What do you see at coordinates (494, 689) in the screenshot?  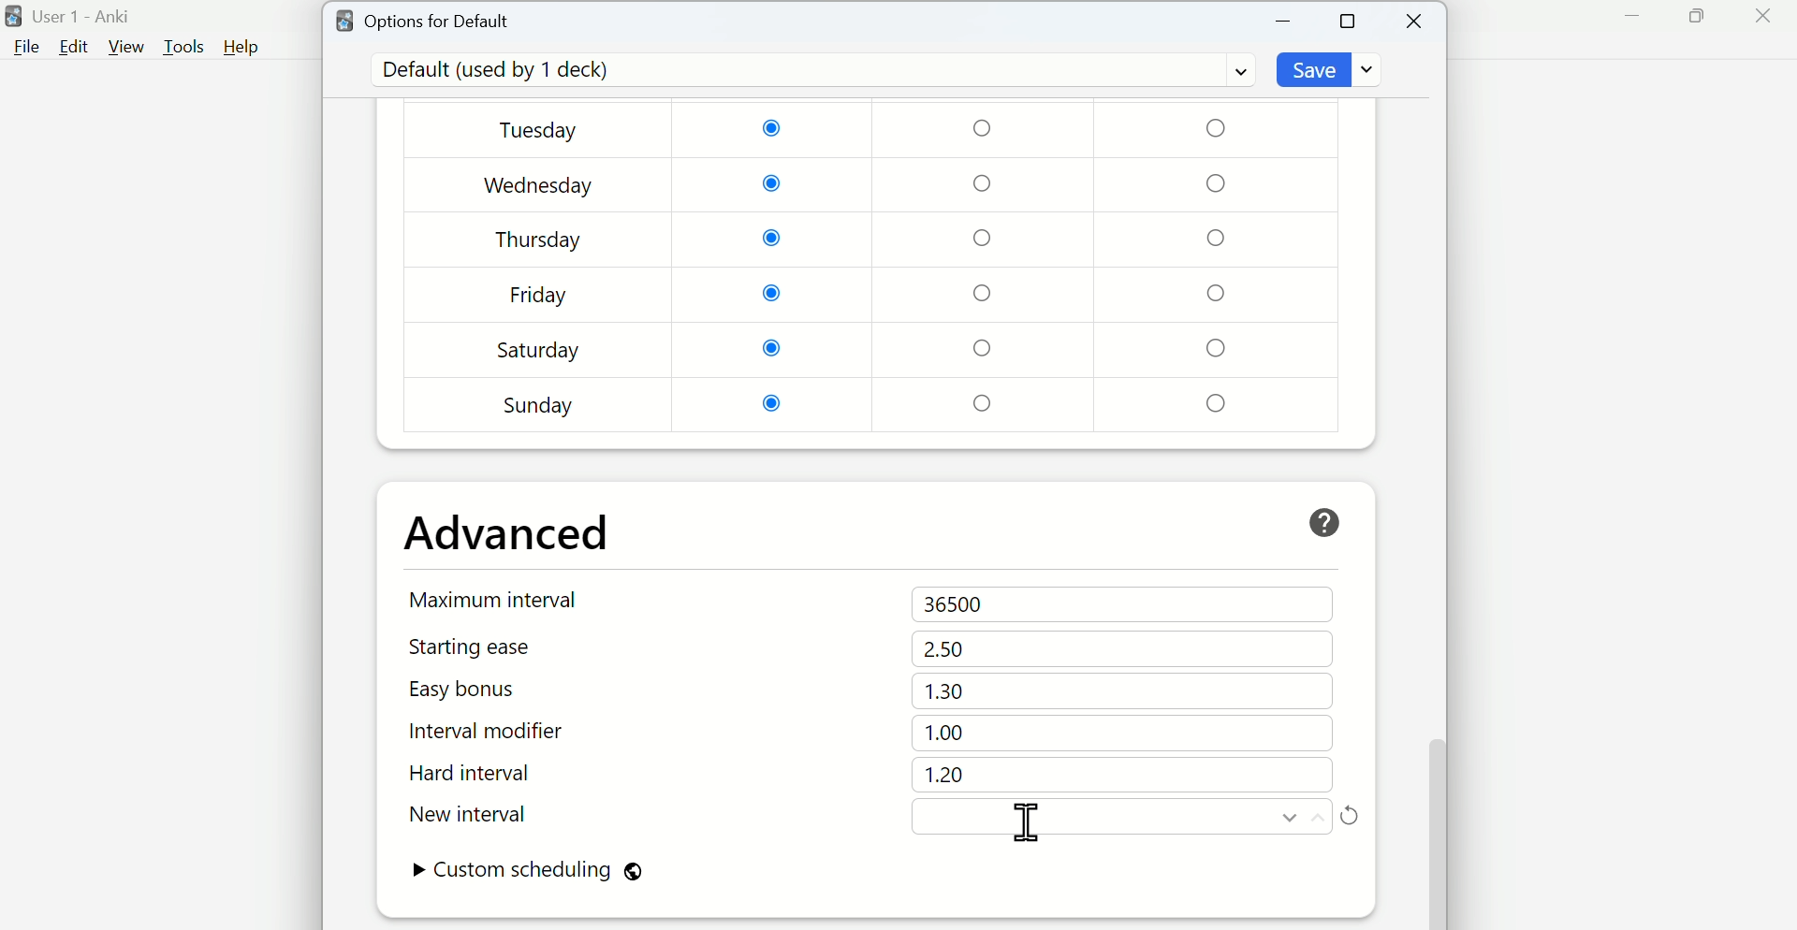 I see `Easy bonus` at bounding box center [494, 689].